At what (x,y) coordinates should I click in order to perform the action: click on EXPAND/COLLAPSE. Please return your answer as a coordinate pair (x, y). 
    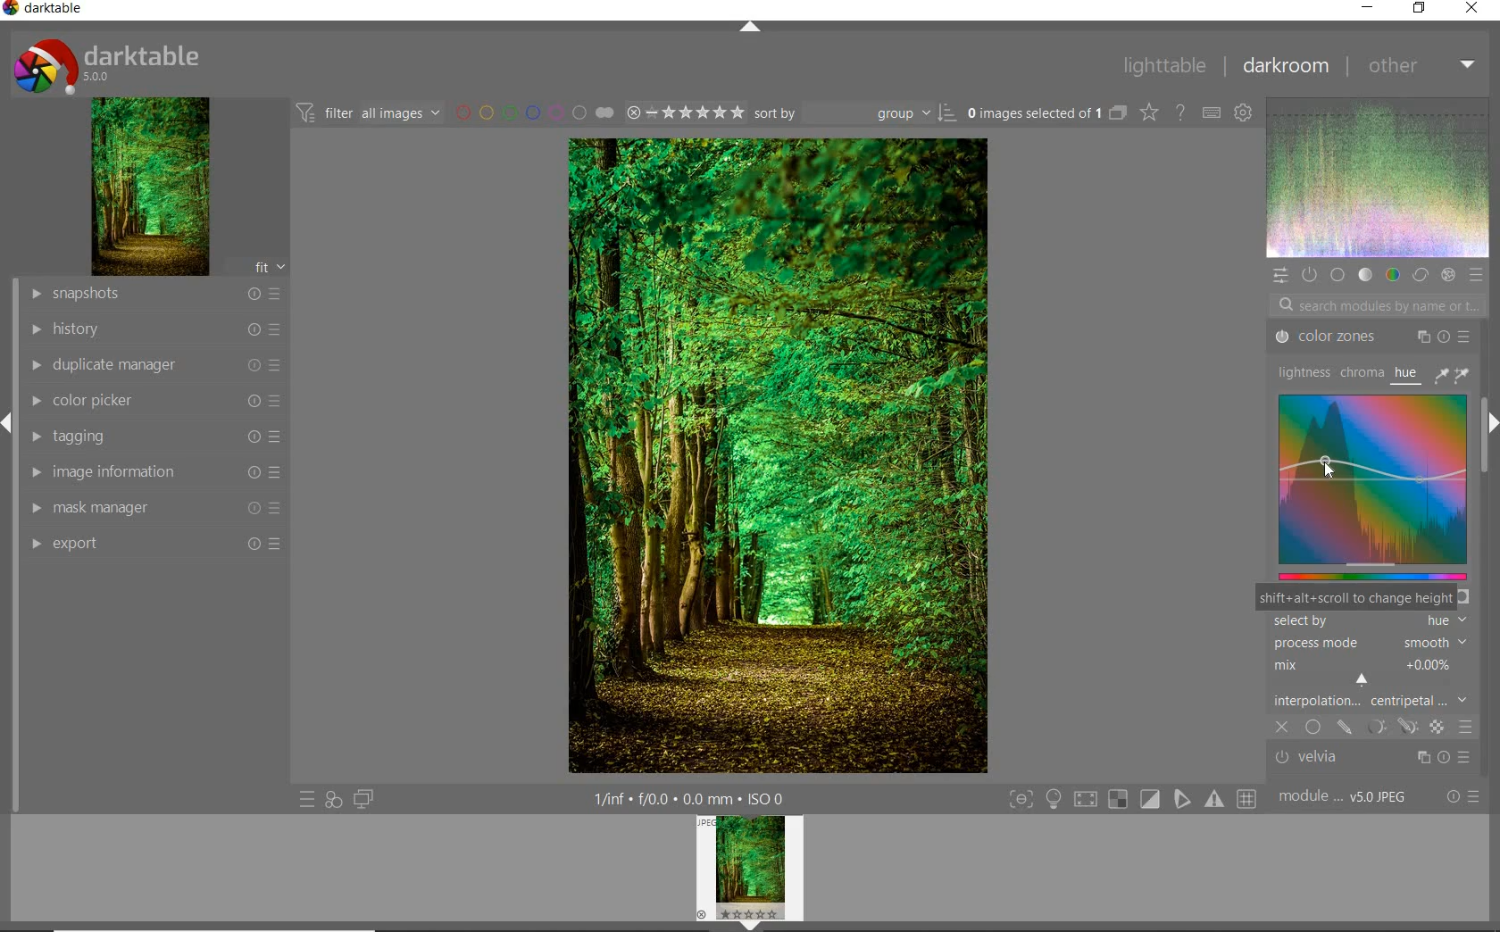
    Looking at the image, I should click on (748, 26).